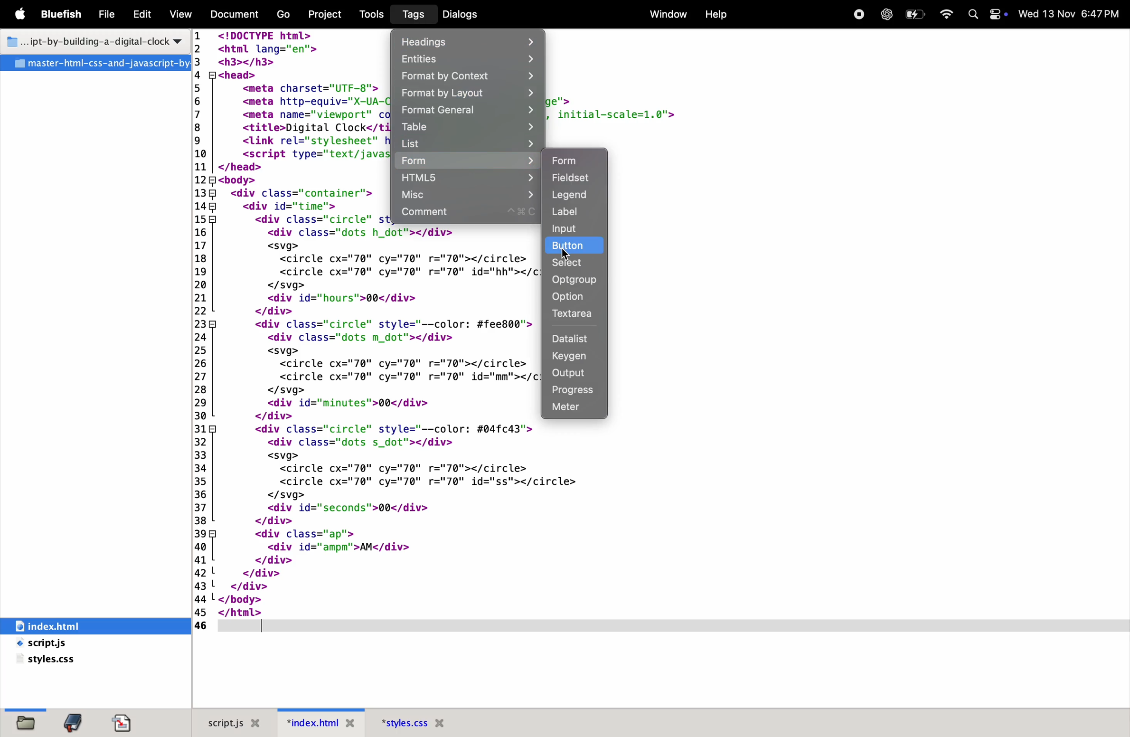  Describe the element at coordinates (466, 161) in the screenshot. I see `form` at that location.